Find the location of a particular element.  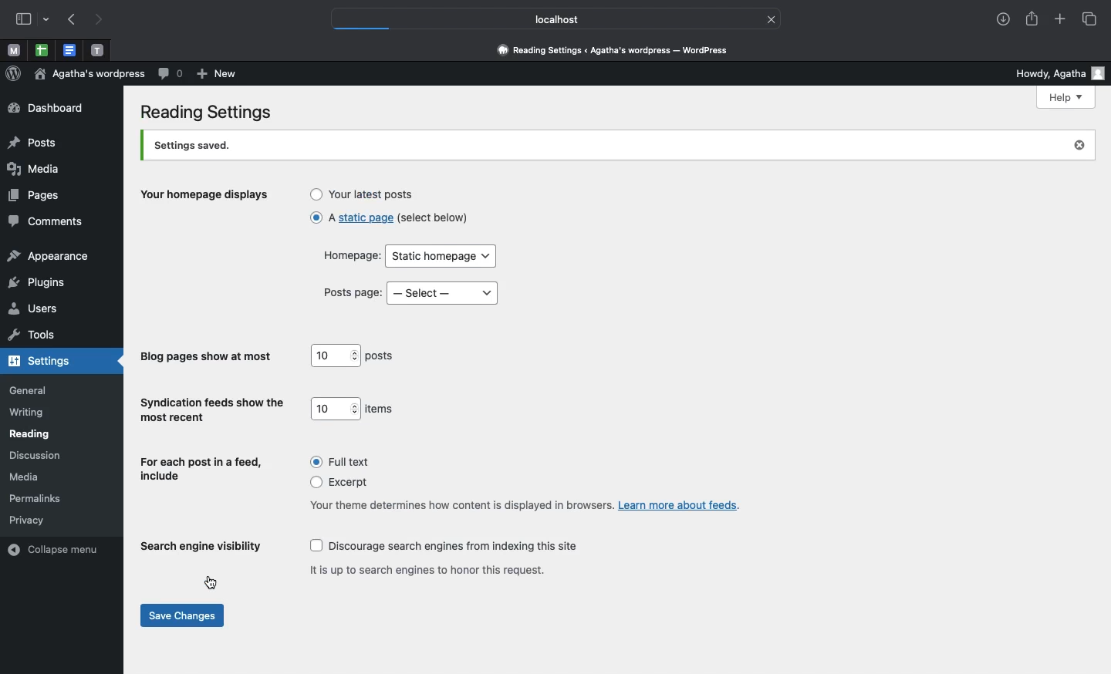

your latest posts is located at coordinates (364, 194).